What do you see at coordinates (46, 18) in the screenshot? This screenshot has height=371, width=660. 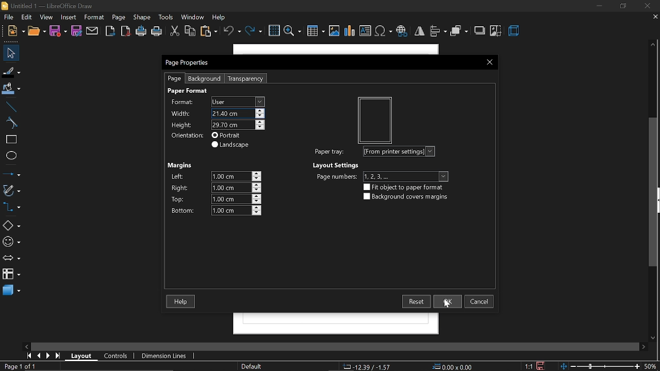 I see `view` at bounding box center [46, 18].